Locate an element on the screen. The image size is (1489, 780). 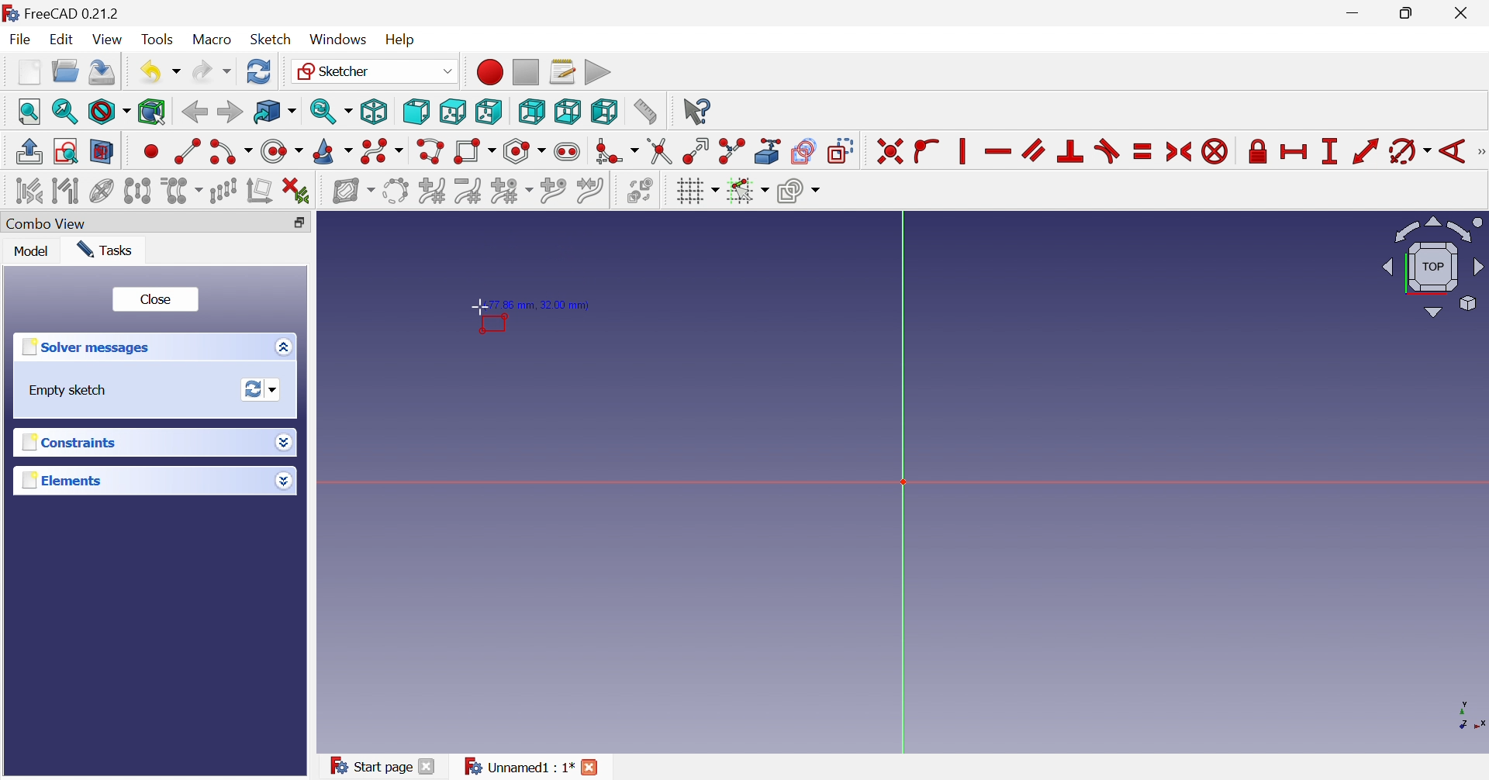
Rear is located at coordinates (530, 112).